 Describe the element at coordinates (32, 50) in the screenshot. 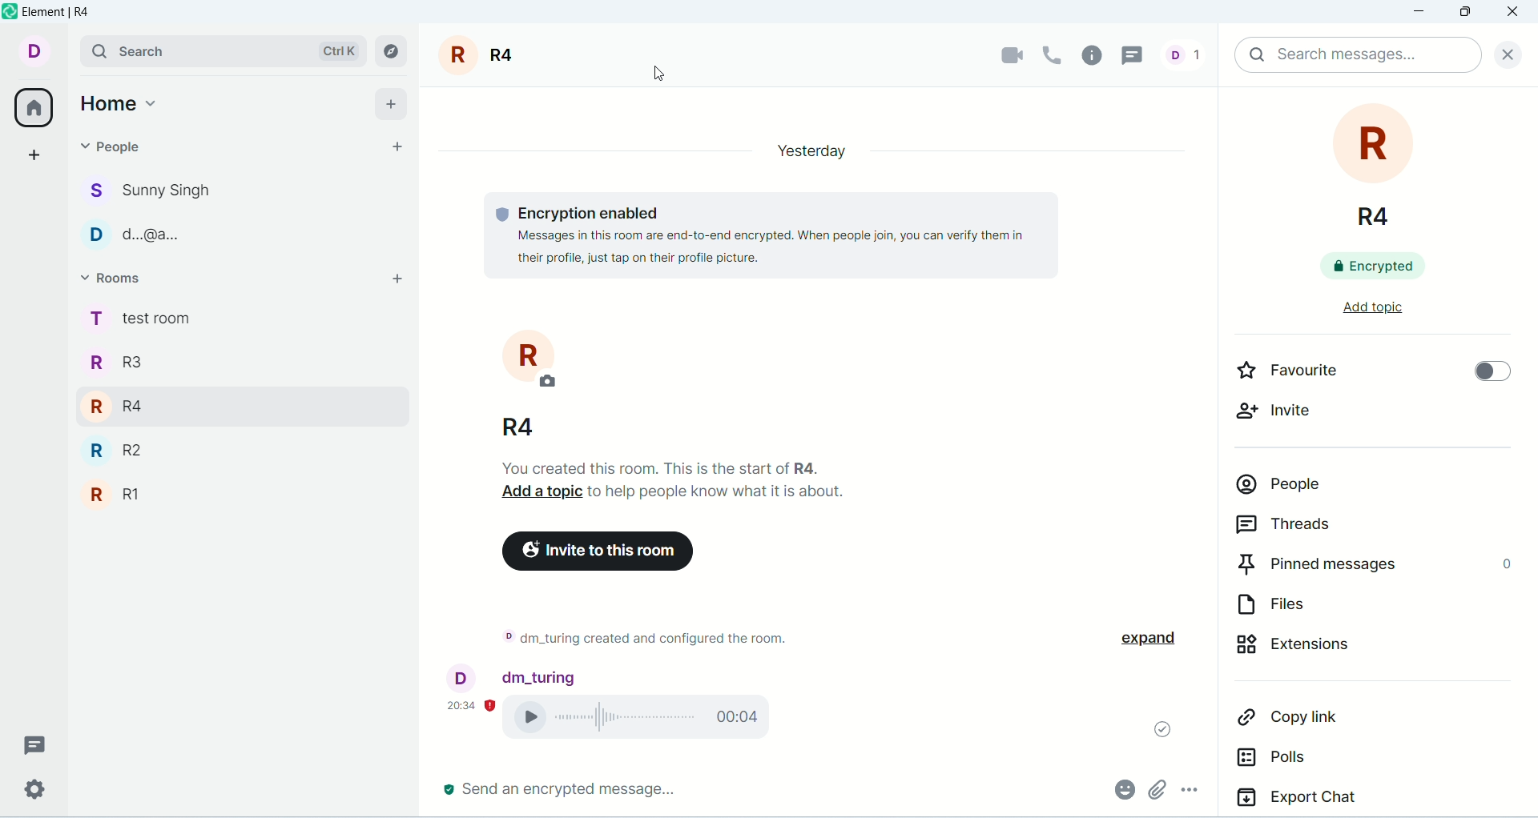

I see `account` at that location.